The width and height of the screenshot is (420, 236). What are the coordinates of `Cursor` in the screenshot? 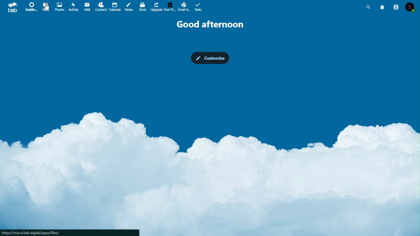 It's located at (47, 7).